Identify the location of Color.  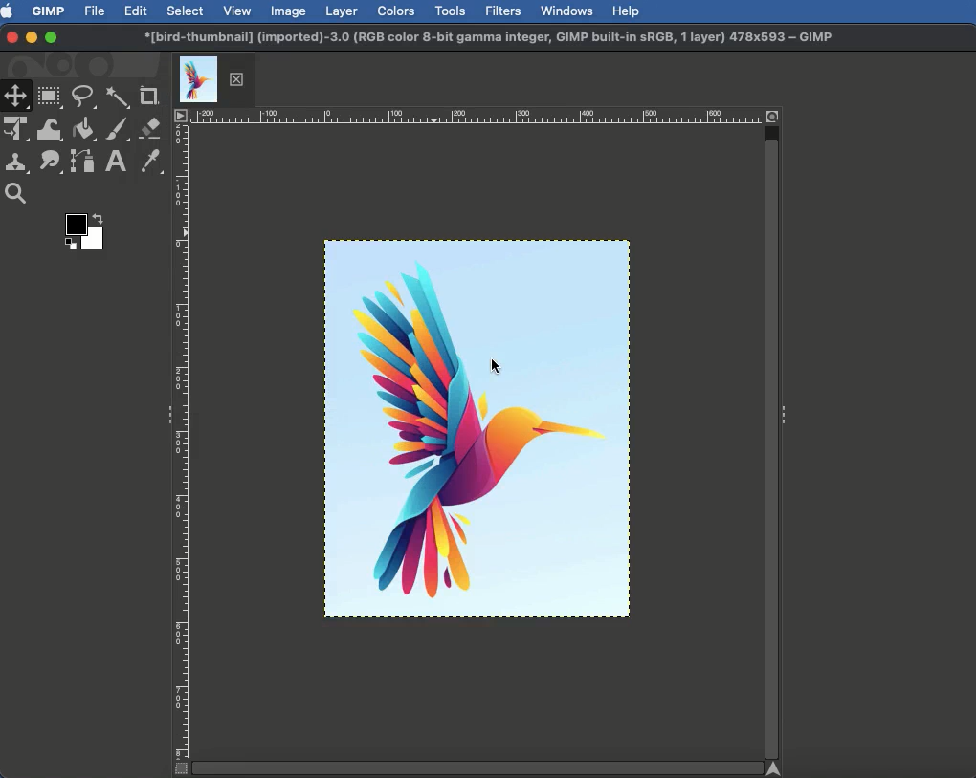
(80, 228).